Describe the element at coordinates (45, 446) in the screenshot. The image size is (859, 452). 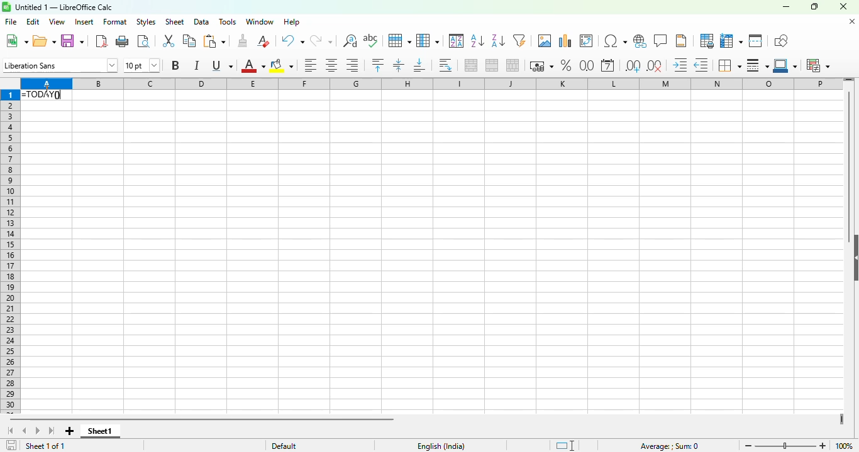
I see `sheet 1 of 1` at that location.